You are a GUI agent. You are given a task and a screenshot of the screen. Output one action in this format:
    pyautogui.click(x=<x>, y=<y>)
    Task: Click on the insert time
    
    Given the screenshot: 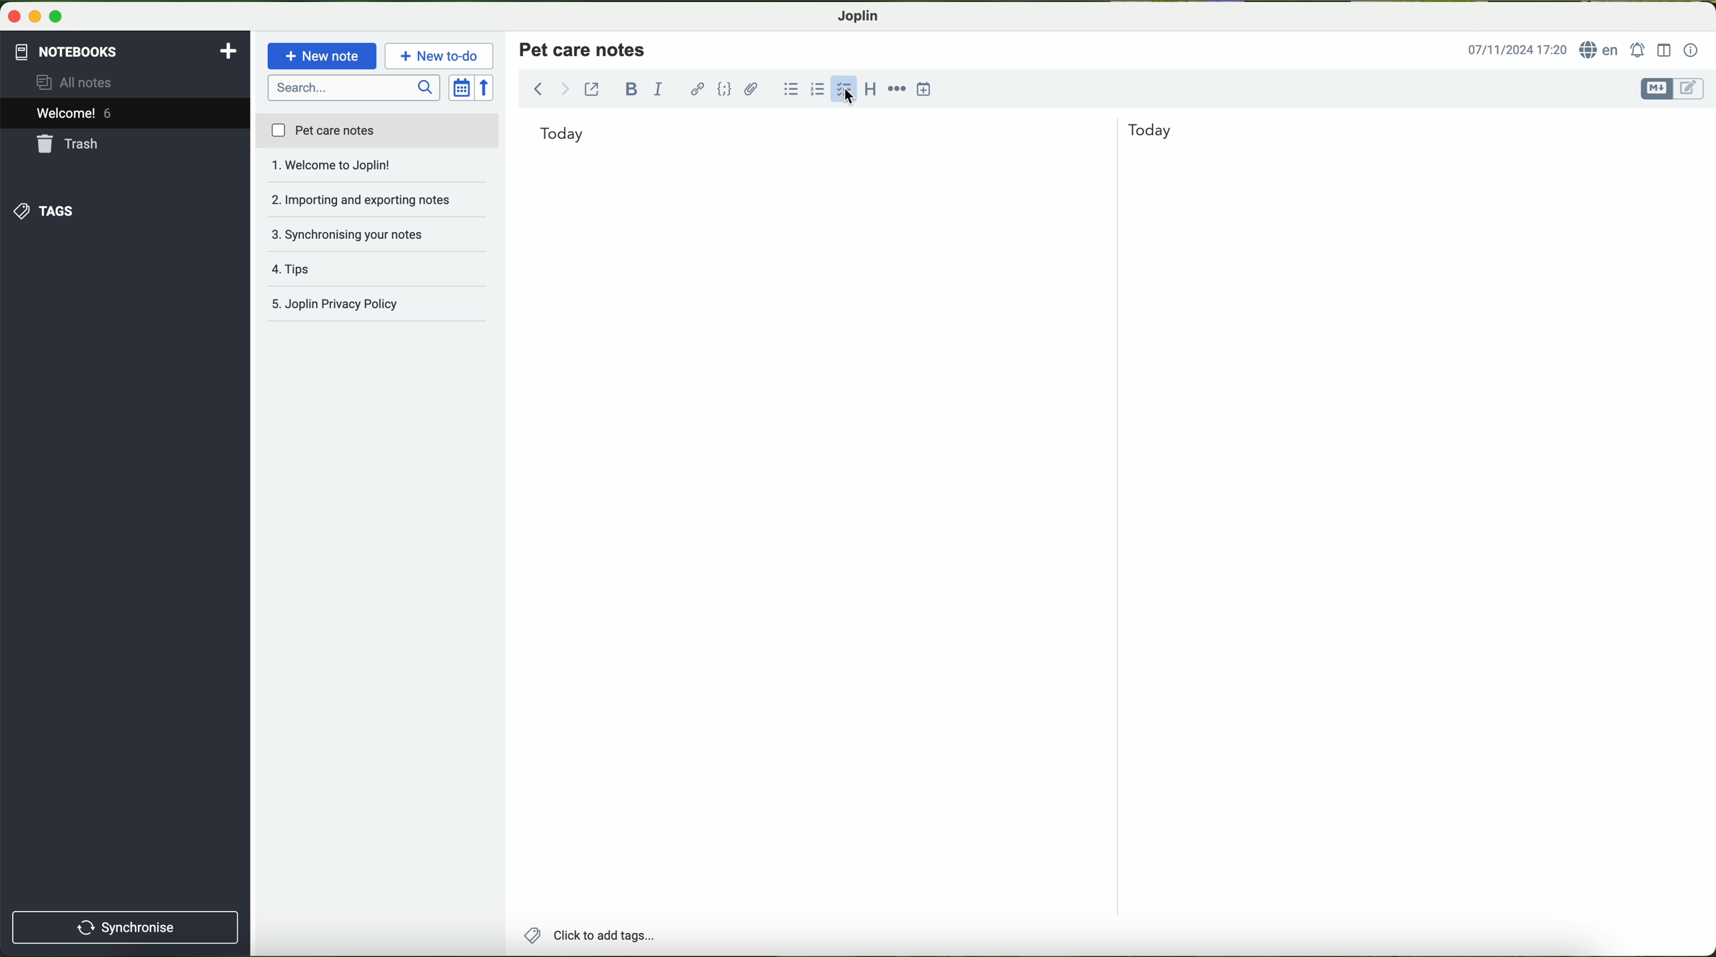 What is the action you would take?
    pyautogui.click(x=925, y=89)
    